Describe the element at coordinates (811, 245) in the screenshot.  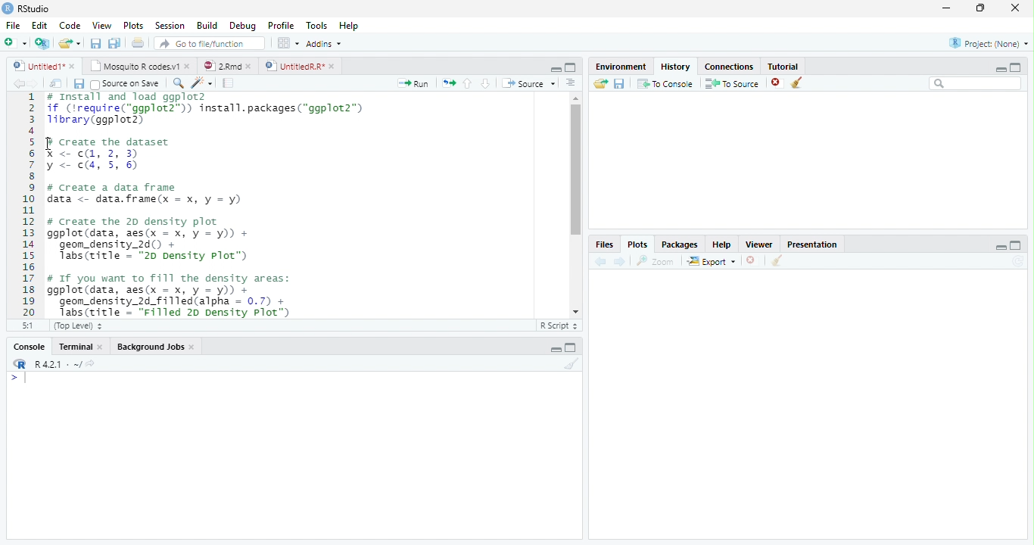
I see `Presentatior` at that location.